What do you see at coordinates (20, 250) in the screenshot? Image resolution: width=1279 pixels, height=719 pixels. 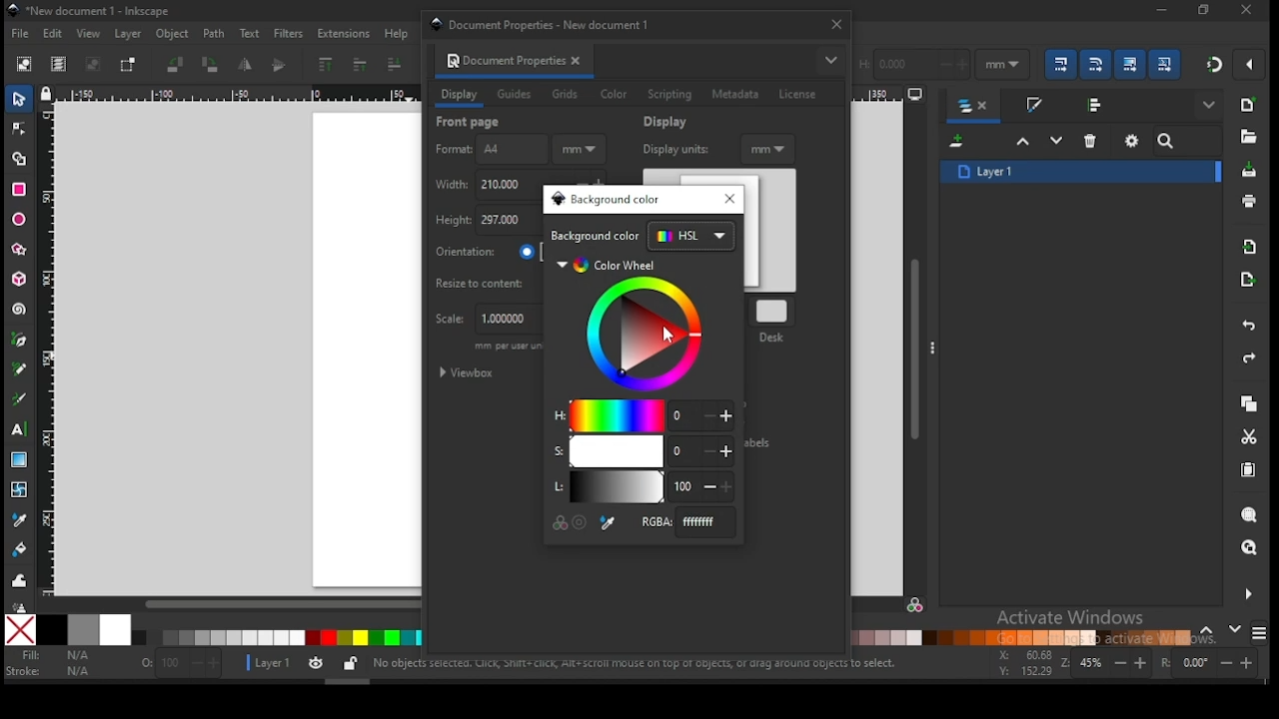 I see `star/polygon tool` at bounding box center [20, 250].